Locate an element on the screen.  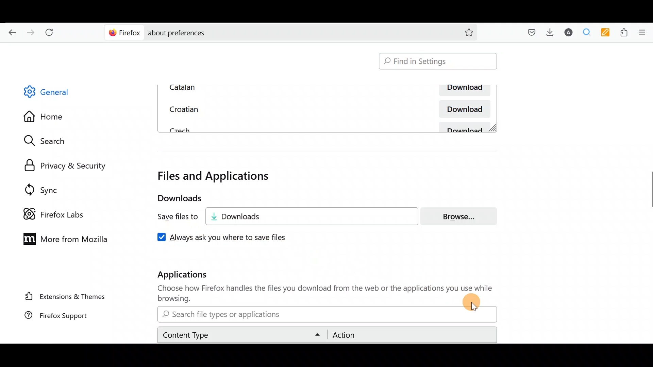
Download is located at coordinates (463, 90).